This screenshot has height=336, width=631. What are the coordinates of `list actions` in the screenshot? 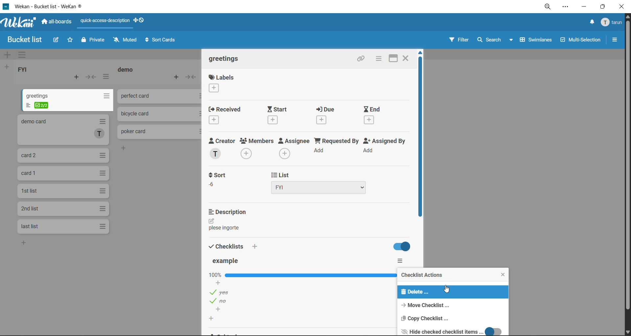 It's located at (107, 78).